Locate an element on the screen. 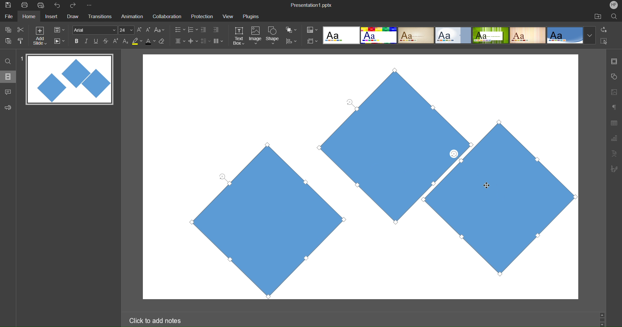 The image size is (622, 327). Line Spacing is located at coordinates (205, 41).